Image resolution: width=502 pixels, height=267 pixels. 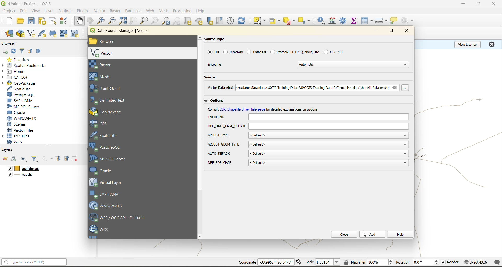 What do you see at coordinates (227, 126) in the screenshot?
I see `dbf date last update` at bounding box center [227, 126].